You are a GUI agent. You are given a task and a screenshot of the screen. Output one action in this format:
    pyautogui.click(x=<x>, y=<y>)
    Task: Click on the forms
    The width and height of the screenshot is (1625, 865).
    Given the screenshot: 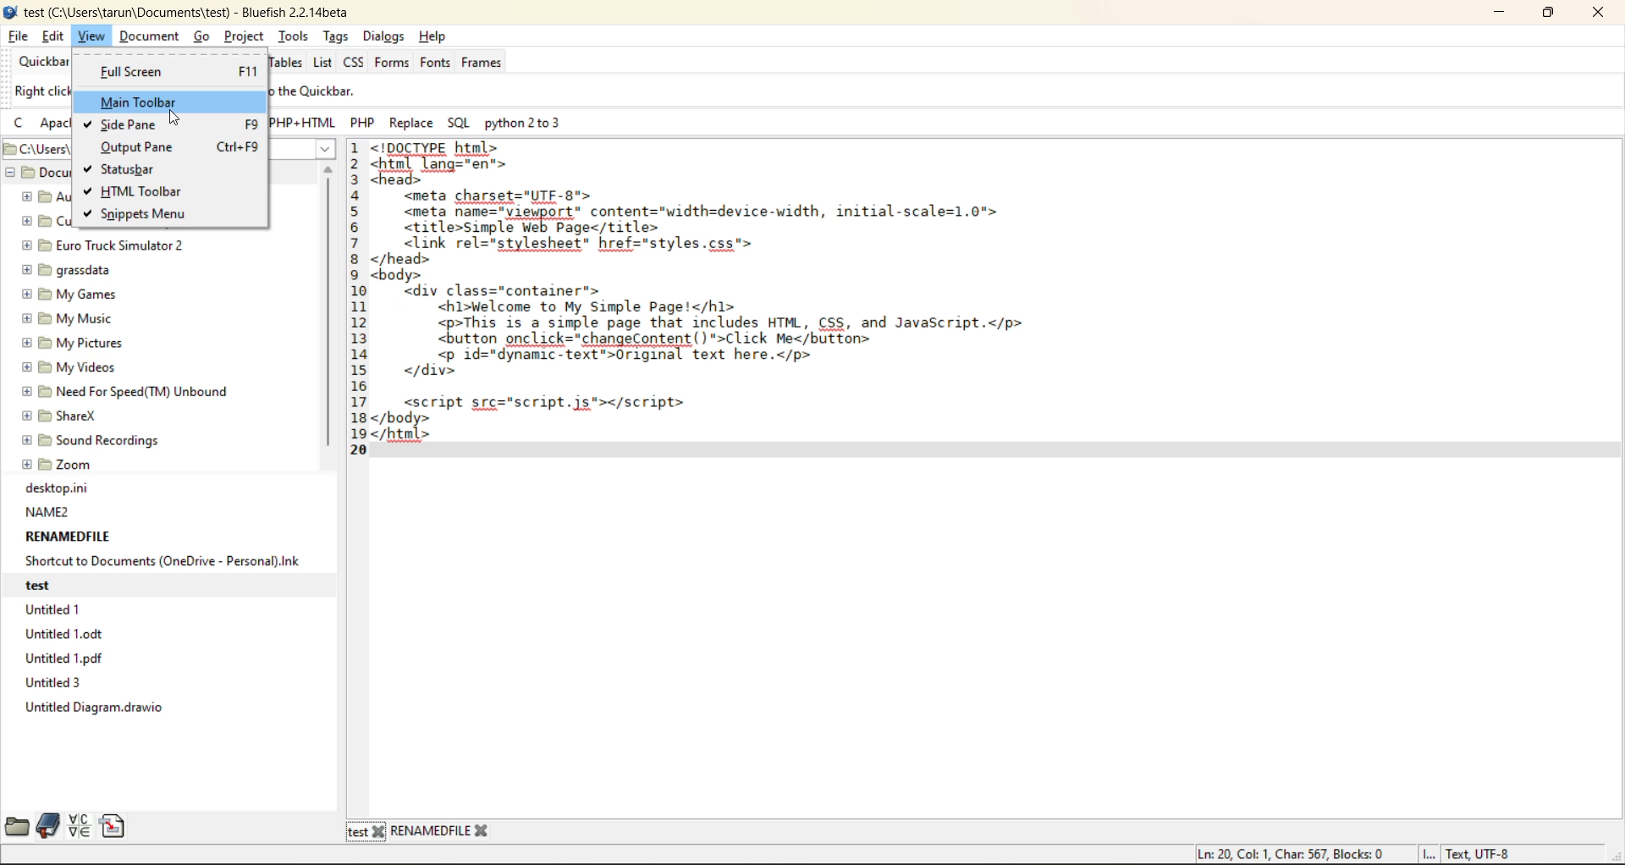 What is the action you would take?
    pyautogui.click(x=391, y=64)
    